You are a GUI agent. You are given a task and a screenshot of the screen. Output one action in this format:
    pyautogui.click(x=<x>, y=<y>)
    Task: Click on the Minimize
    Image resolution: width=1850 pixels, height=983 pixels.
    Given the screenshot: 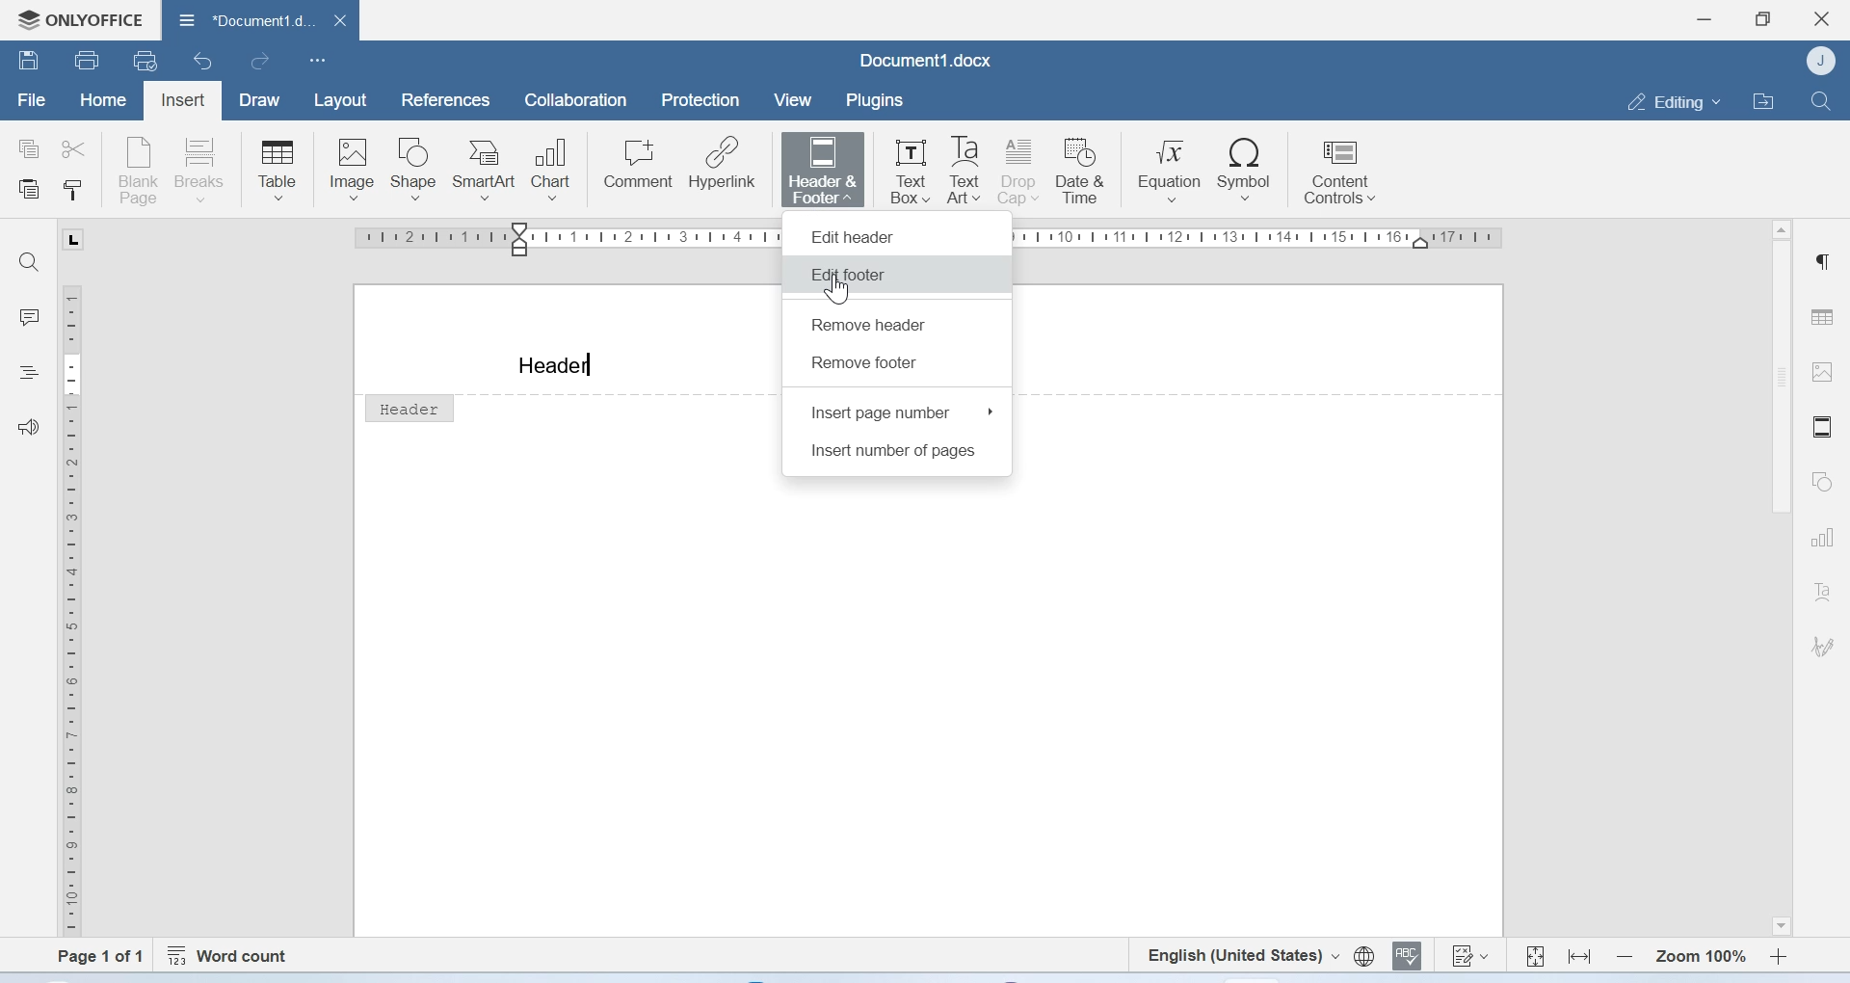 What is the action you would take?
    pyautogui.click(x=1705, y=19)
    